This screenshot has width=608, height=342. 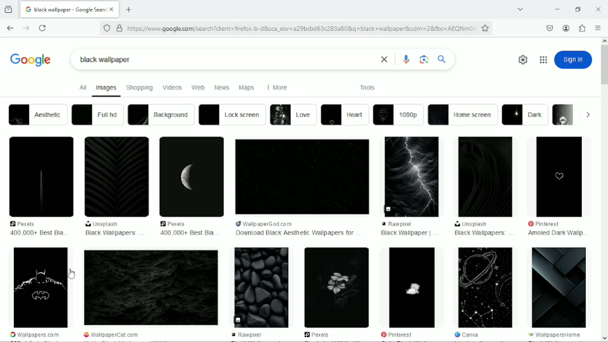 I want to click on close, so click(x=383, y=60).